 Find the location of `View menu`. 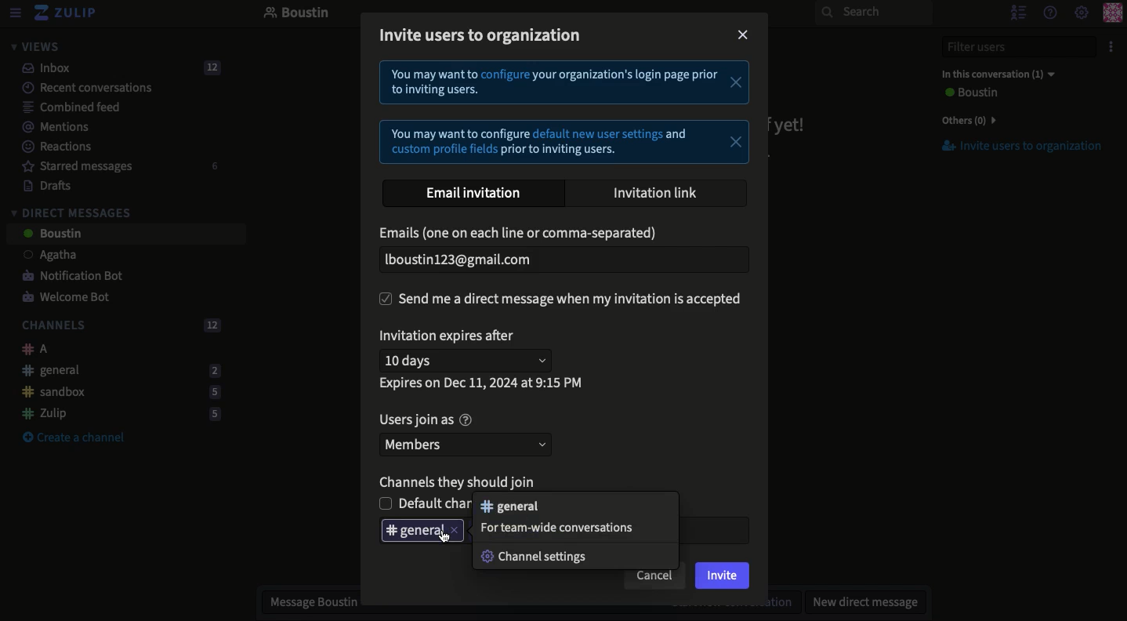

View menu is located at coordinates (14, 13).